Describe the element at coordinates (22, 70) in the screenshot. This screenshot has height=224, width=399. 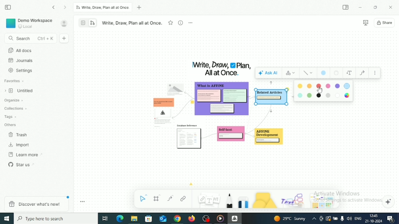
I see `Settings` at that location.